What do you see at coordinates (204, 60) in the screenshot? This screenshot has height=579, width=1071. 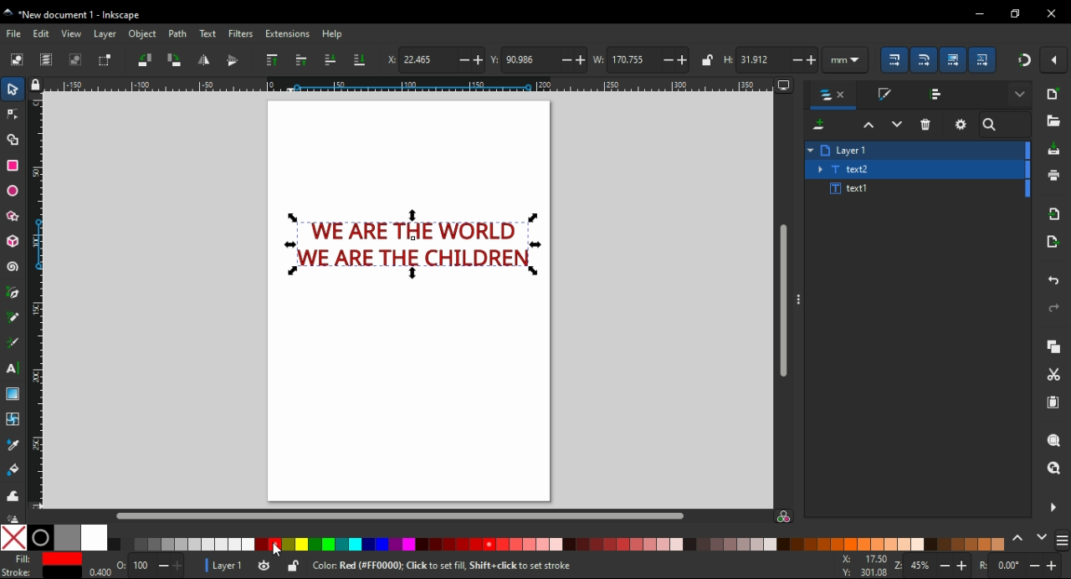 I see `flip horizontal` at bounding box center [204, 60].